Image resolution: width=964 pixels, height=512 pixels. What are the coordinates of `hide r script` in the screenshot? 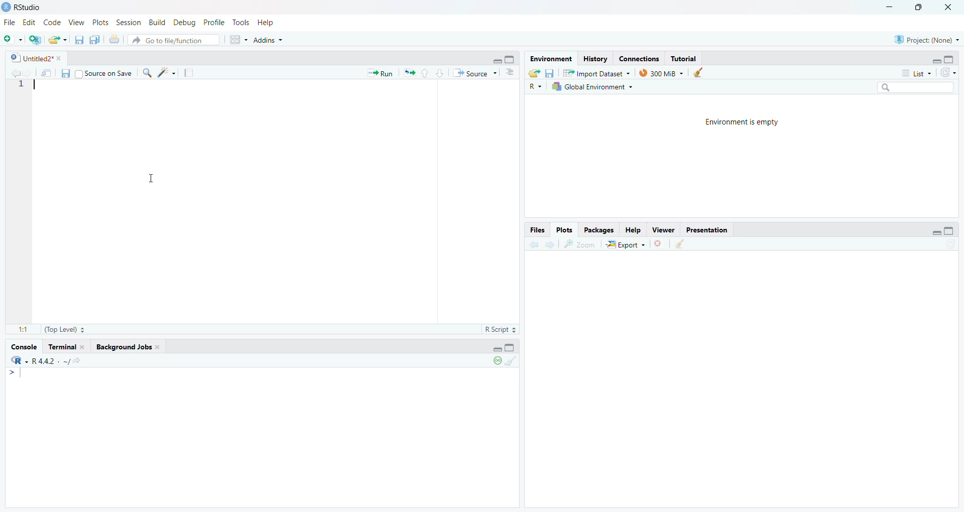 It's located at (496, 60).